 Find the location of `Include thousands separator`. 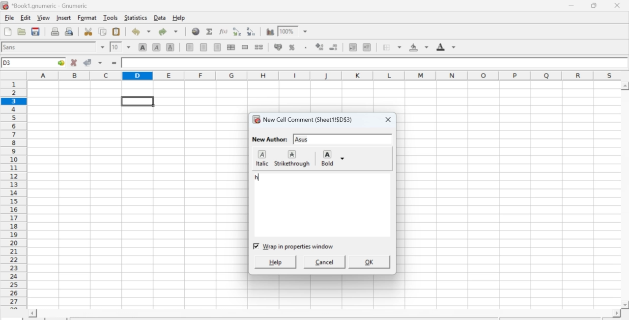

Include thousands separator is located at coordinates (306, 48).